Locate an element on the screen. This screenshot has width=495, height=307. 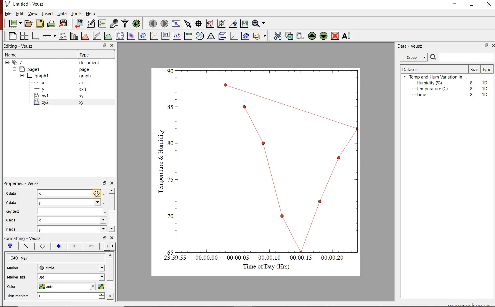
Thin Markers is located at coordinates (19, 296).